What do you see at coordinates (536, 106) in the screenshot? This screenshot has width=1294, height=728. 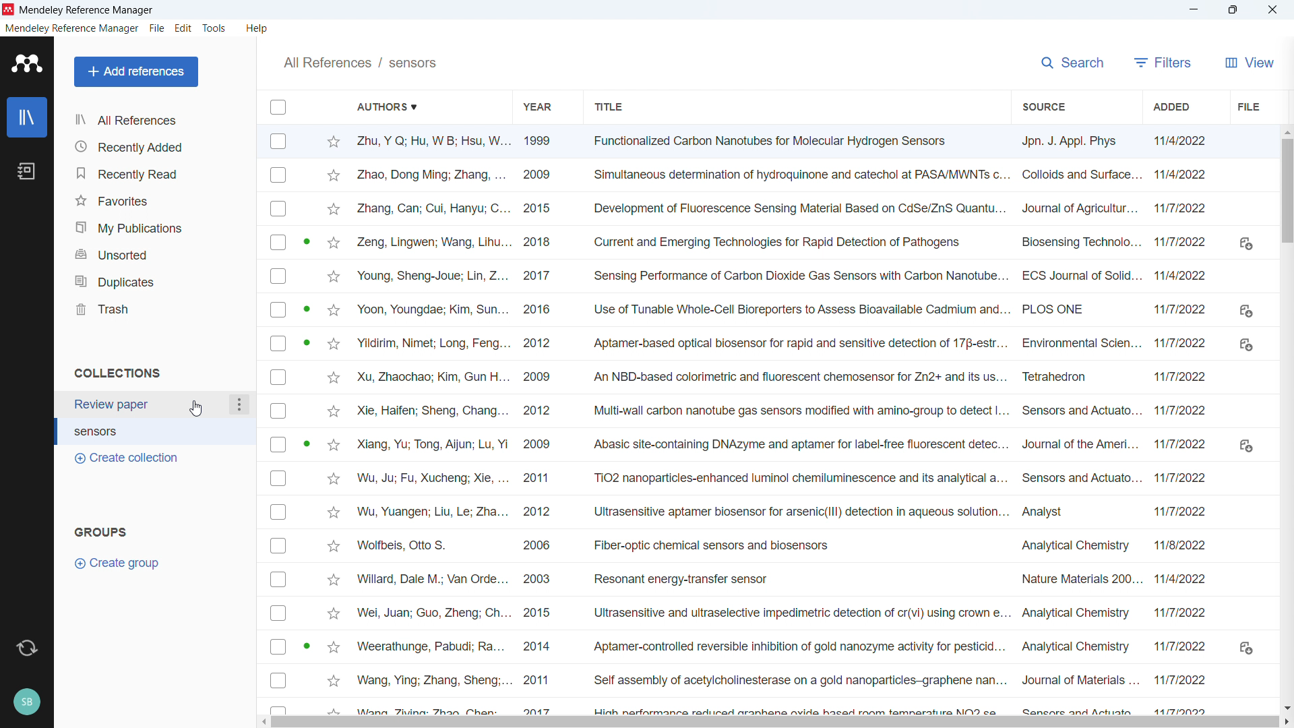 I see `Sort by year of publication ` at bounding box center [536, 106].